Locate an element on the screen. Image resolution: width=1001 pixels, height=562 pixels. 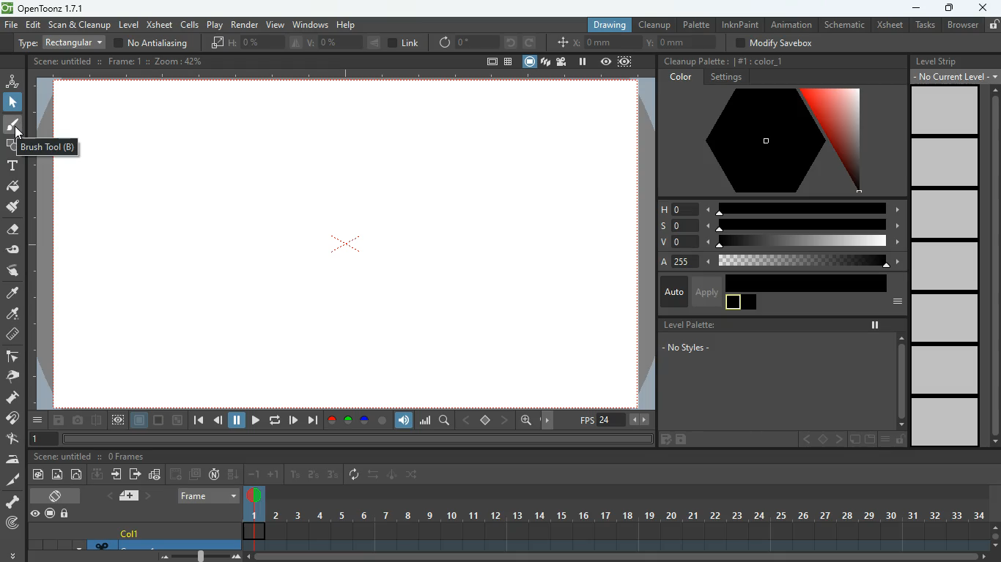
zoom is located at coordinates (180, 61).